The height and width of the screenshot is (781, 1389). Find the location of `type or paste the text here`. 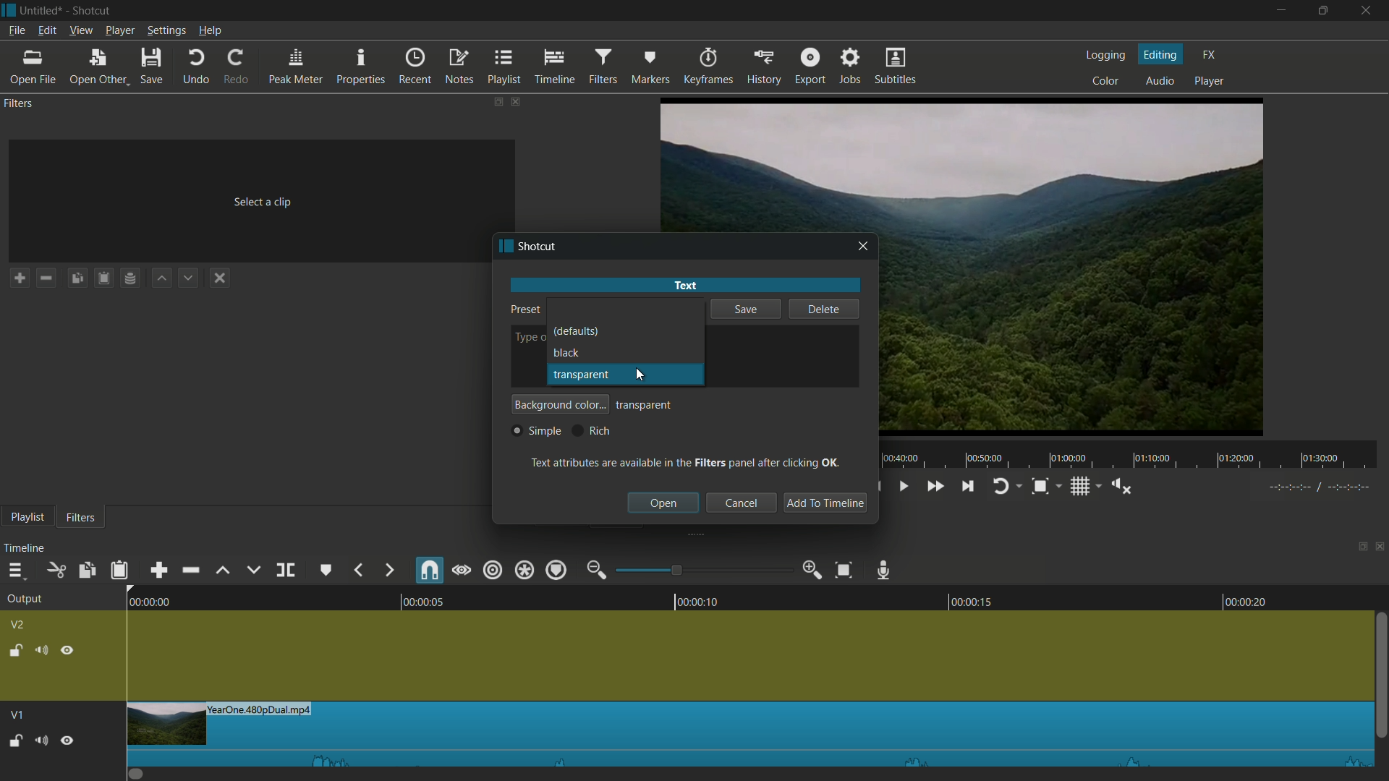

type or paste the text here is located at coordinates (527, 338).